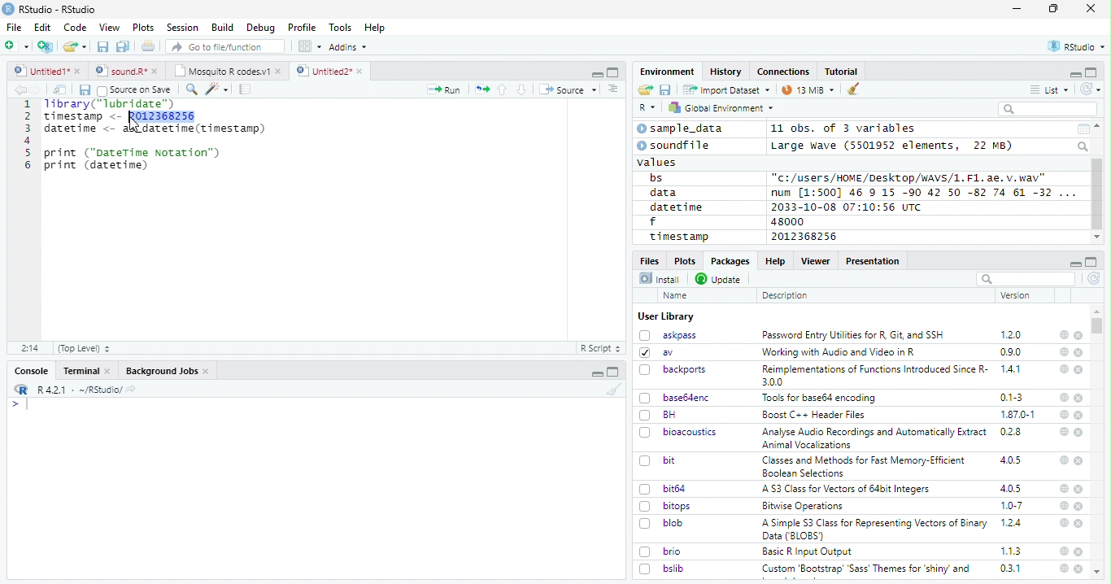 The width and height of the screenshot is (1111, 584). I want to click on File, so click(13, 27).